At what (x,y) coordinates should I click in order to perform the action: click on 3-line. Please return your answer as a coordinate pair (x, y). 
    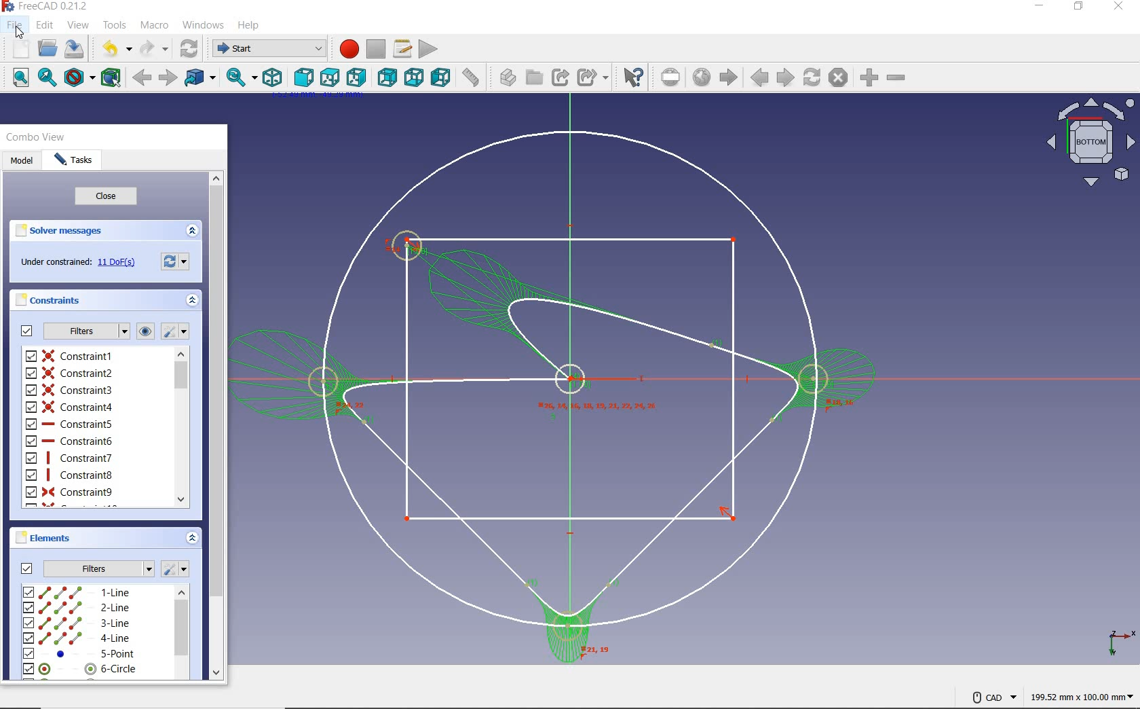
    Looking at the image, I should click on (77, 623).